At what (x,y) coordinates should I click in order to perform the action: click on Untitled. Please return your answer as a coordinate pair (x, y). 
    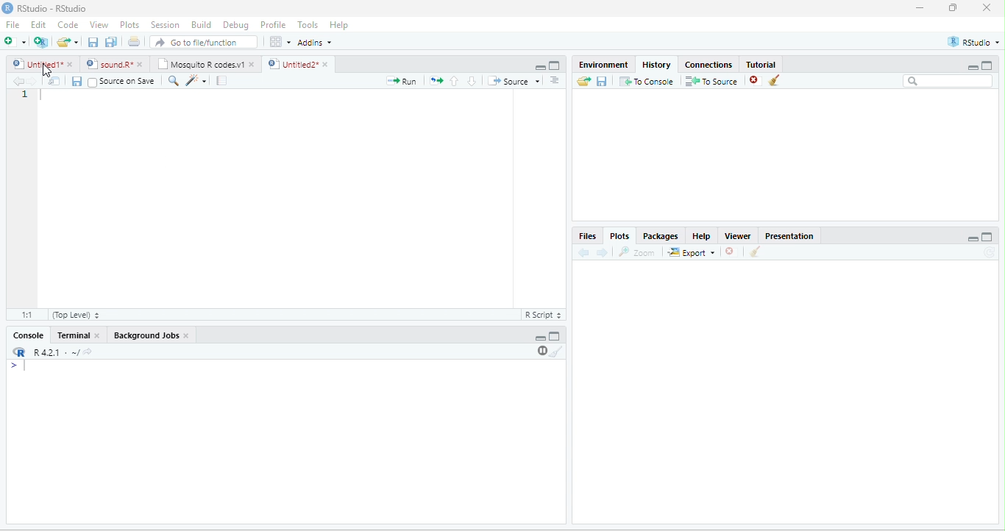
    Looking at the image, I should click on (36, 64).